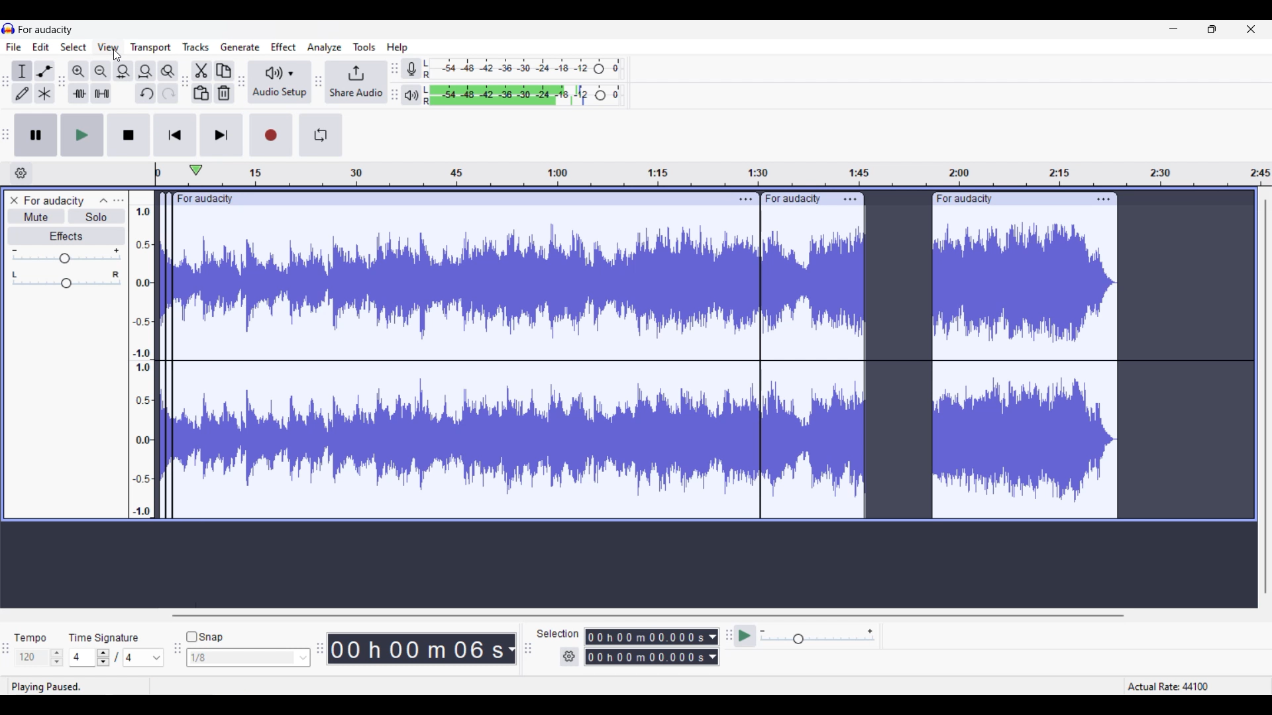 The width and height of the screenshot is (1272, 715). Describe the element at coordinates (1008, 199) in the screenshot. I see `click to drag` at that location.